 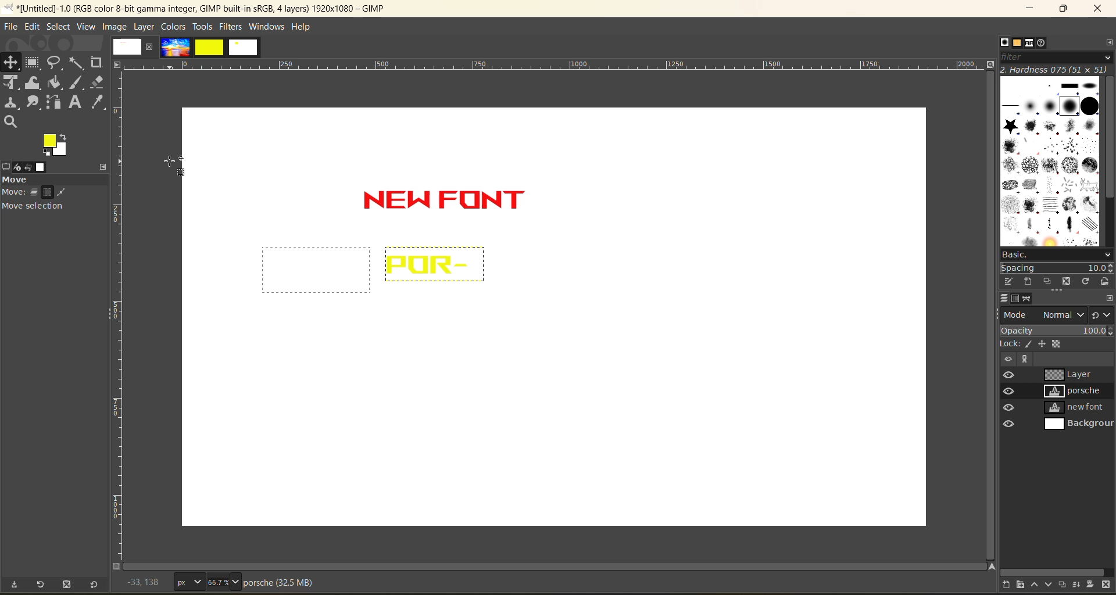 I want to click on smudge tool, so click(x=34, y=102).